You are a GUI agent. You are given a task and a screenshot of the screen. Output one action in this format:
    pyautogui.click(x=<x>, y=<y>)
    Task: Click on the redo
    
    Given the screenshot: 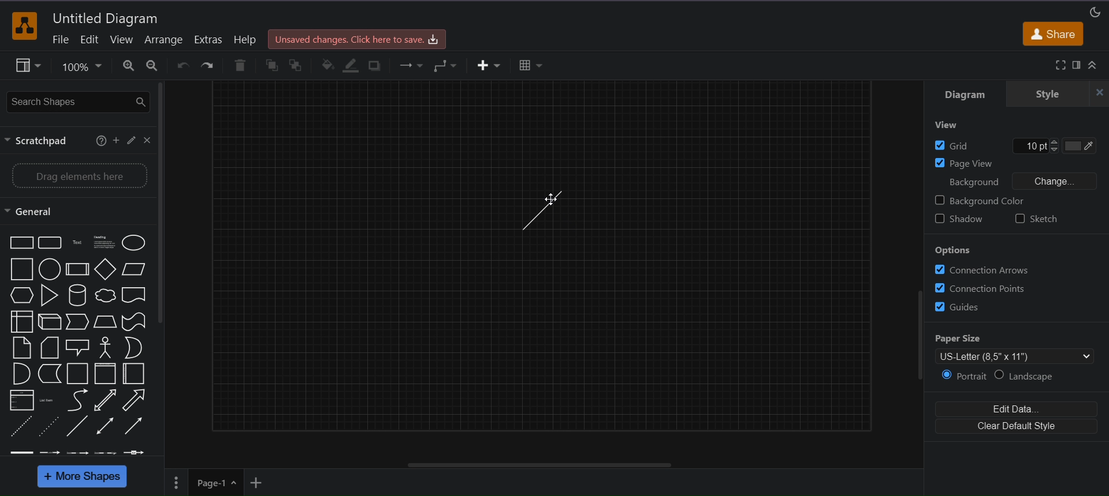 What is the action you would take?
    pyautogui.click(x=209, y=65)
    